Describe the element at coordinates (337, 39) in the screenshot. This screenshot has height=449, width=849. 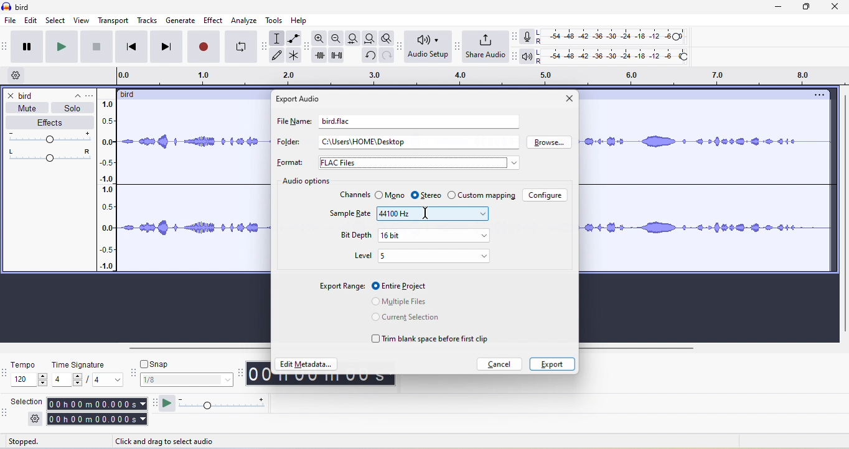
I see `zoom out` at that location.